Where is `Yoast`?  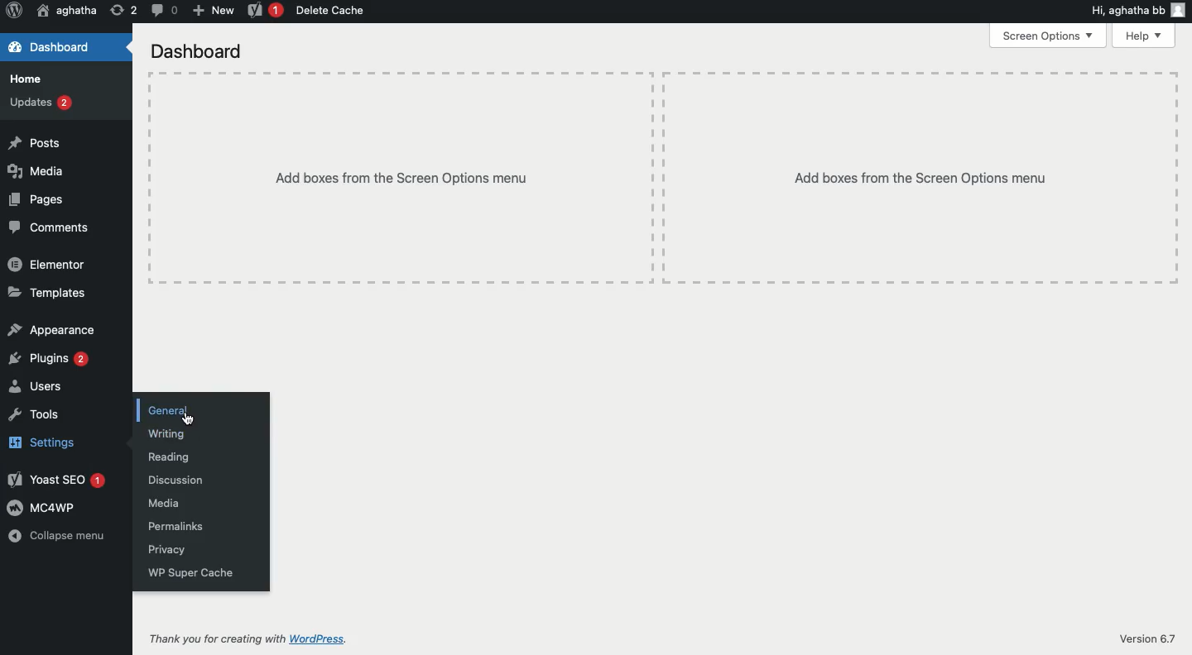
Yoast is located at coordinates (262, 11).